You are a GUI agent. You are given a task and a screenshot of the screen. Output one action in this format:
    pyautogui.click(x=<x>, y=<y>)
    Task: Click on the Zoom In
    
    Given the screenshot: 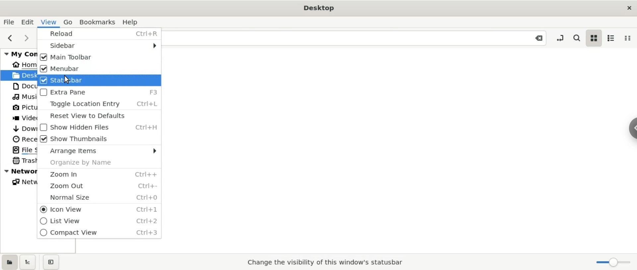 What is the action you would take?
    pyautogui.click(x=98, y=174)
    